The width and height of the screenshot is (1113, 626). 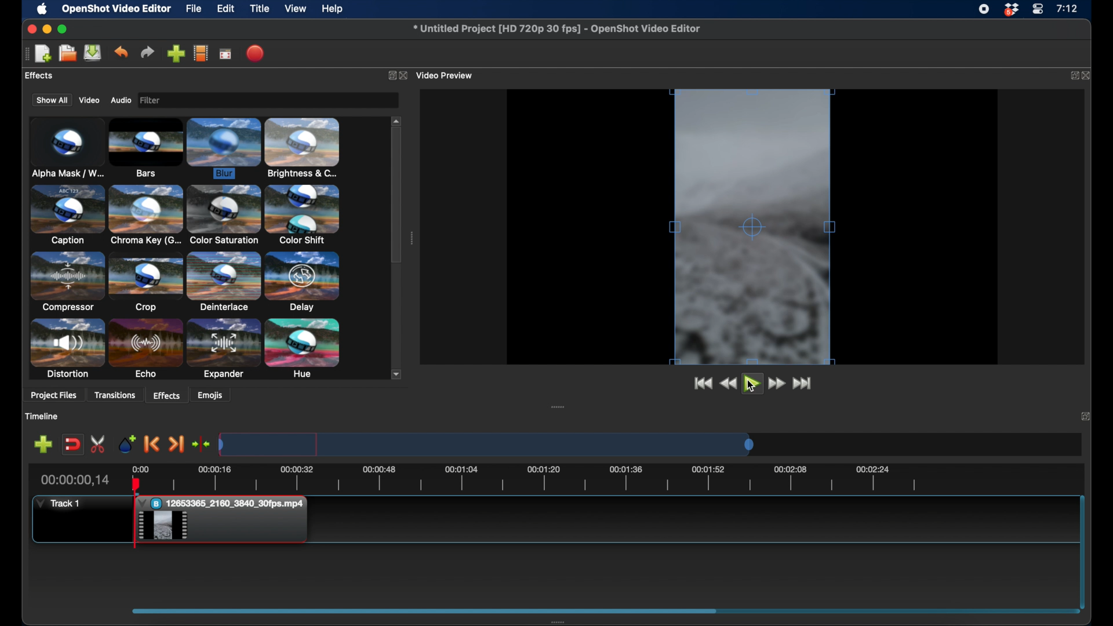 What do you see at coordinates (1074, 76) in the screenshot?
I see `expand` at bounding box center [1074, 76].